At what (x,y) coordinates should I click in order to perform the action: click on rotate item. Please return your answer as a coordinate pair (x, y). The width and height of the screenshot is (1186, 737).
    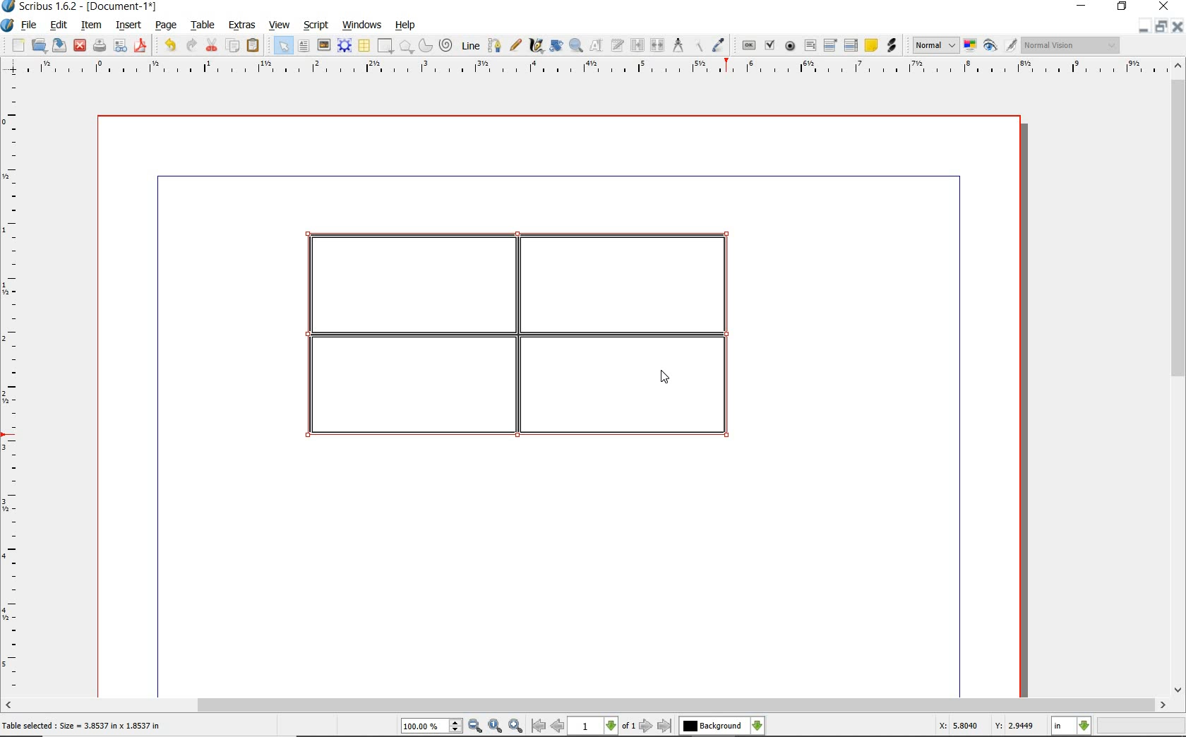
    Looking at the image, I should click on (555, 47).